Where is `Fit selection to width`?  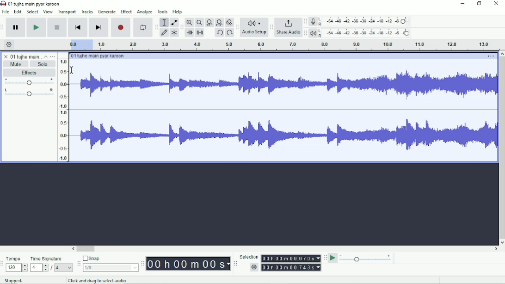
Fit selection to width is located at coordinates (209, 23).